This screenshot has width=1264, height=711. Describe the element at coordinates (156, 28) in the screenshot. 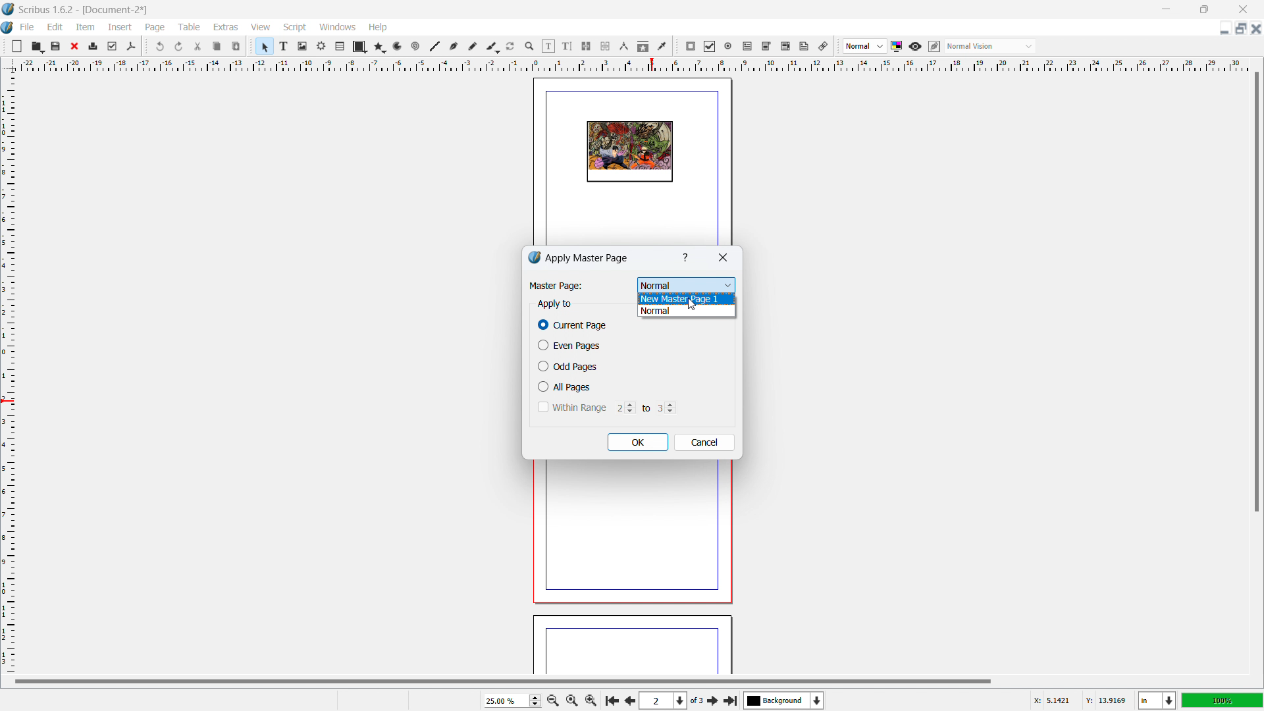

I see `page` at that location.